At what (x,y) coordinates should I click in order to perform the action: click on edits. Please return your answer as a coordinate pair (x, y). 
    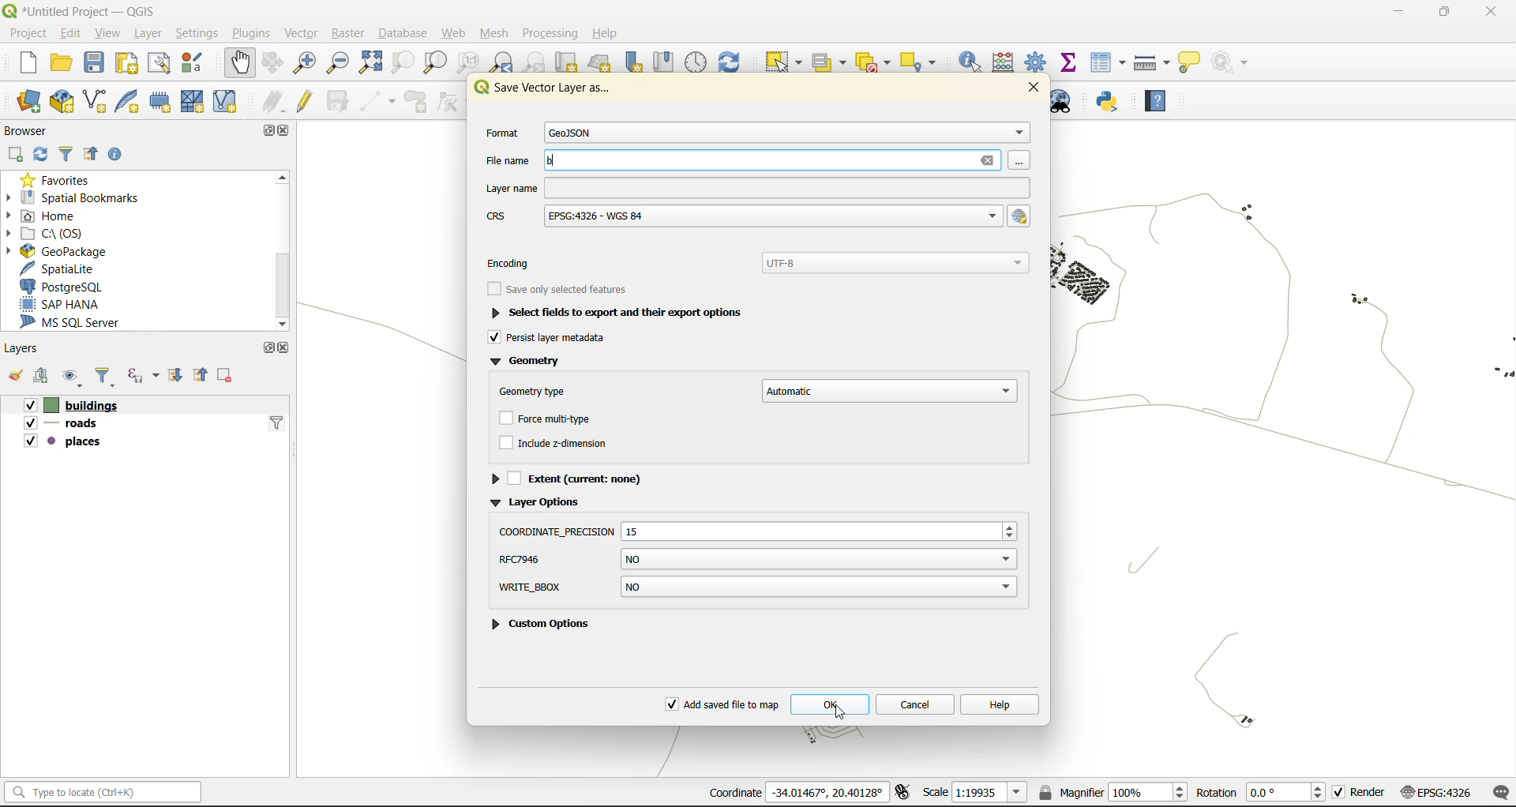
    Looking at the image, I should click on (274, 99).